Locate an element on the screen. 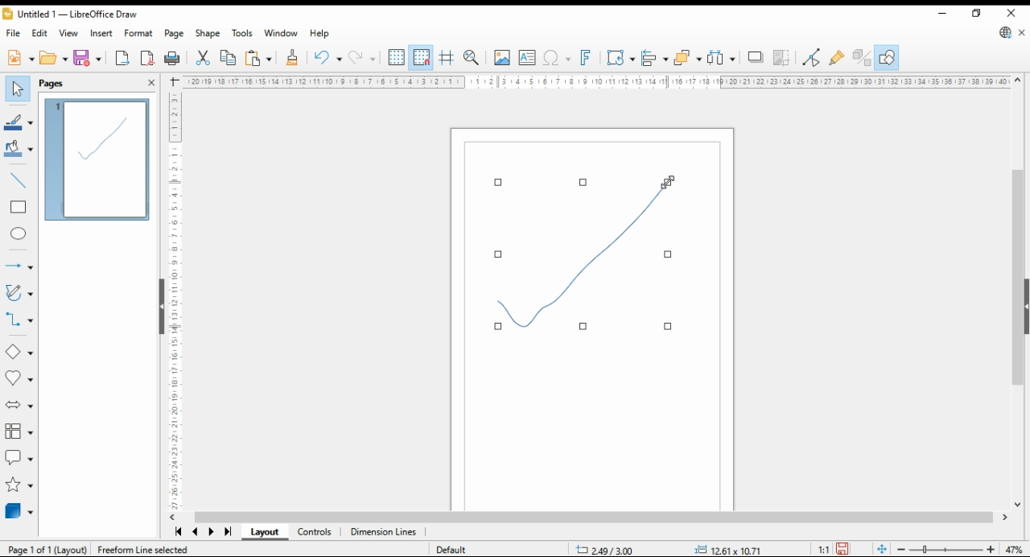 This screenshot has height=557, width=1030. open  is located at coordinates (53, 59).